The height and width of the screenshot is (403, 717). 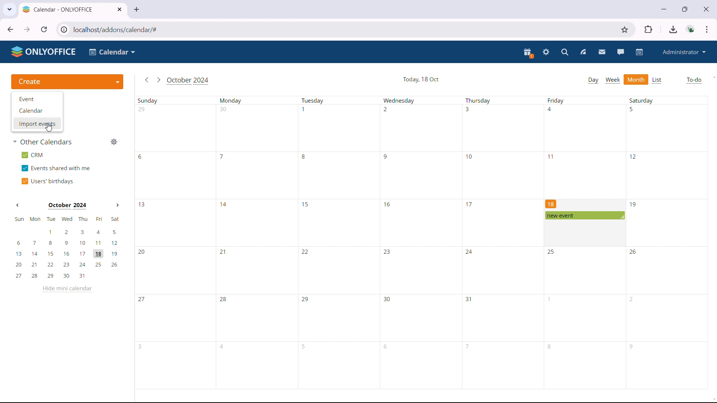 I want to click on mini calendar, so click(x=67, y=247).